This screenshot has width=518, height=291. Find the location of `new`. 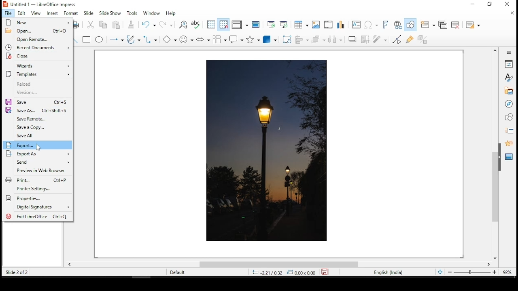

new is located at coordinates (37, 23).